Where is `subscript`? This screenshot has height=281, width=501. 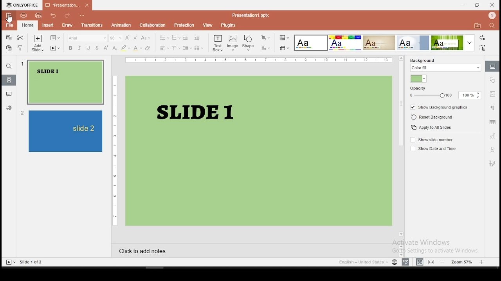 subscript is located at coordinates (115, 48).